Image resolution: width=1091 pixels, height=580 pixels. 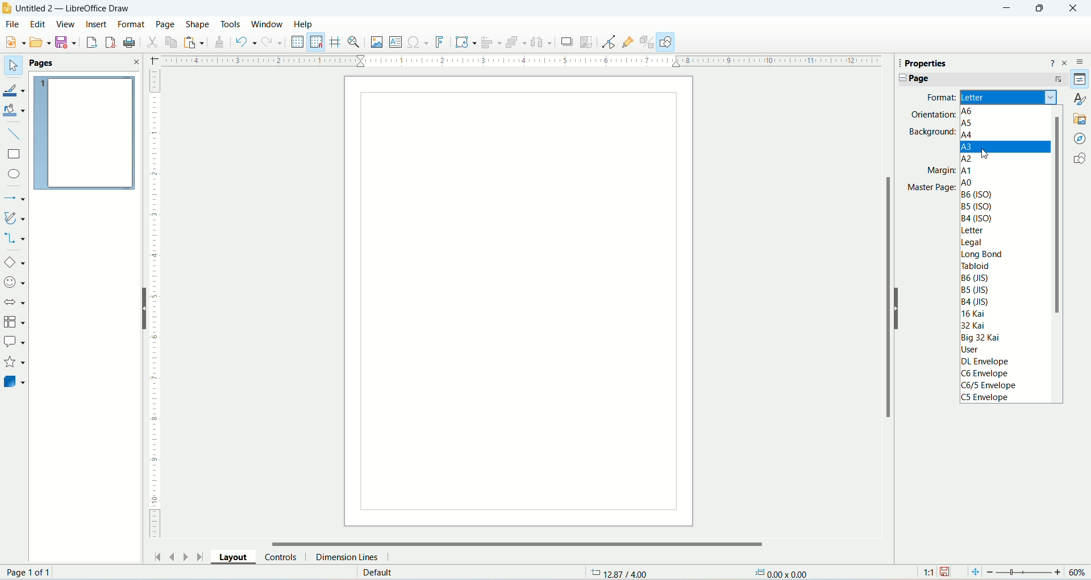 I want to click on Orientations, so click(x=930, y=115).